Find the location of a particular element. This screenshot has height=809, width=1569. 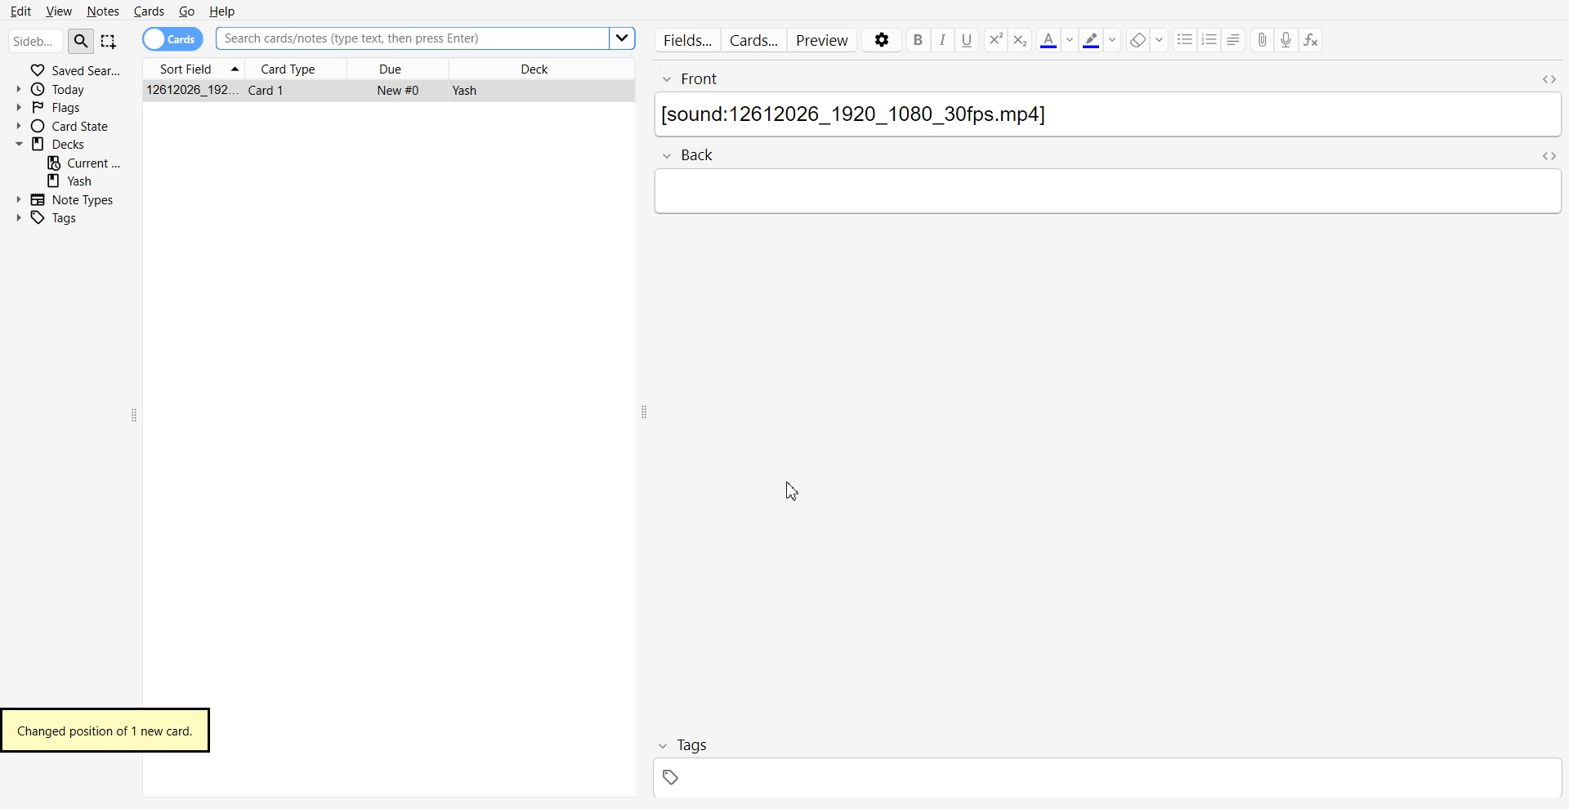

Go is located at coordinates (186, 11).